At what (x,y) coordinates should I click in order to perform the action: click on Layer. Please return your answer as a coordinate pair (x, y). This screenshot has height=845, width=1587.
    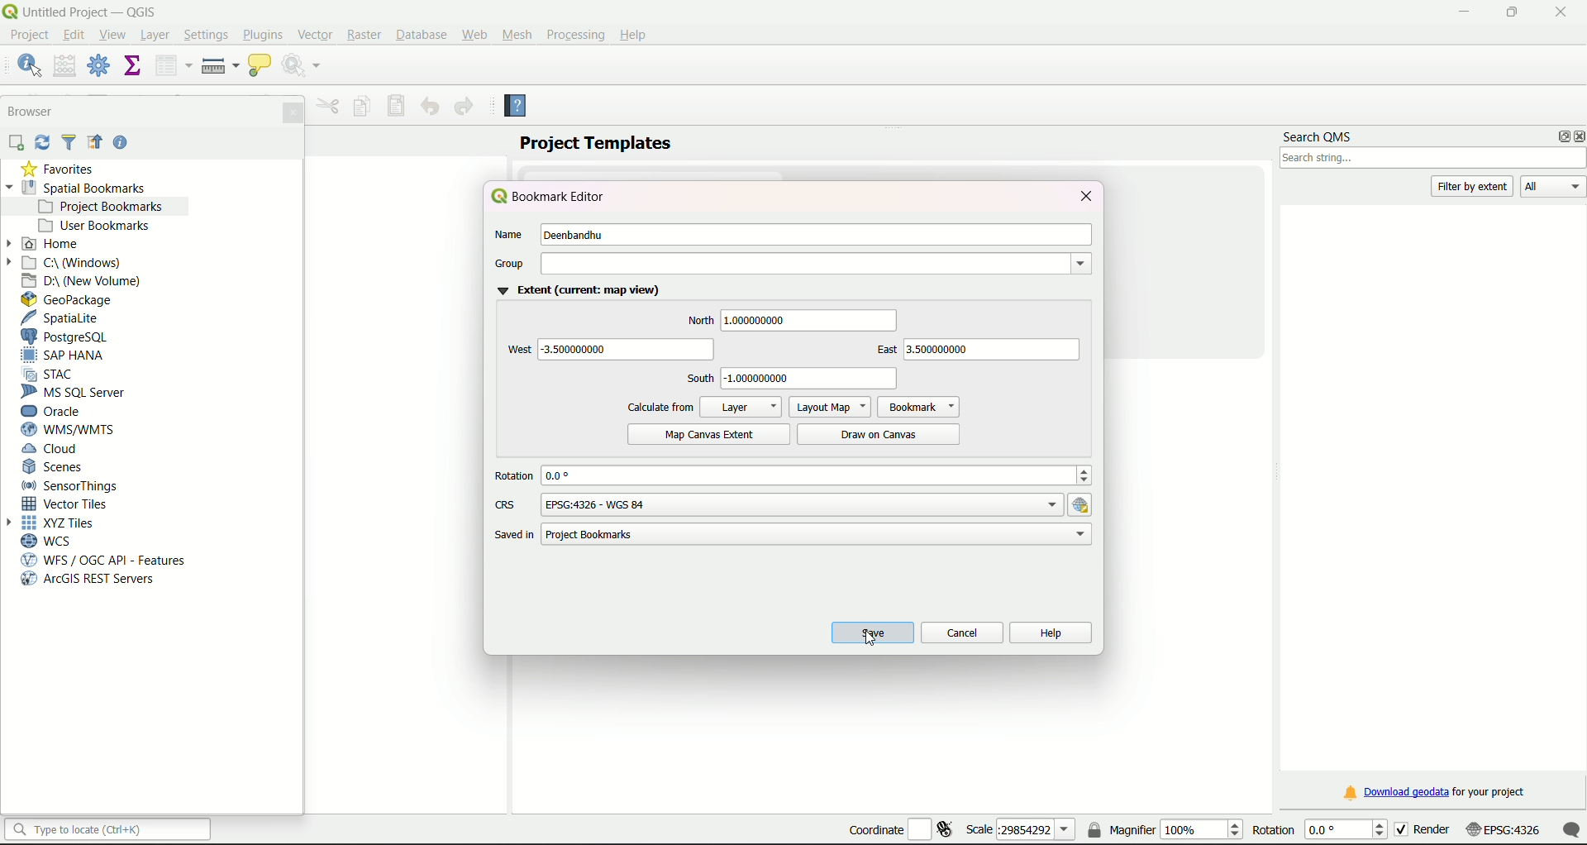
    Looking at the image, I should click on (741, 408).